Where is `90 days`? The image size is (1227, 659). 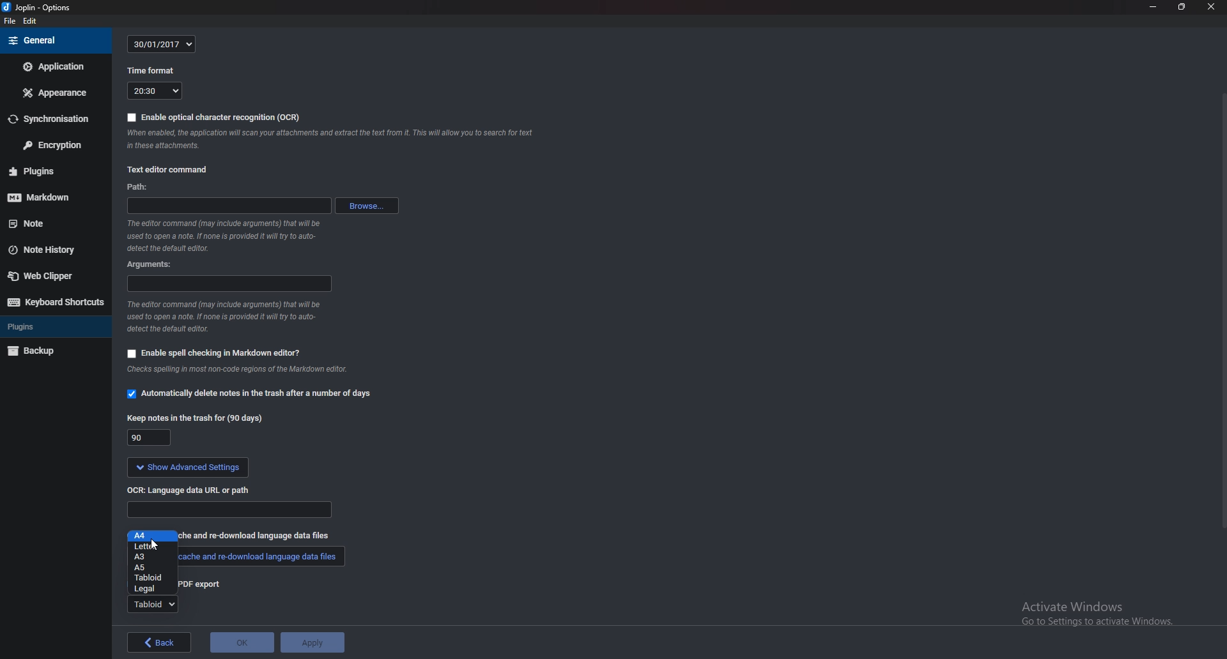 90 days is located at coordinates (149, 439).